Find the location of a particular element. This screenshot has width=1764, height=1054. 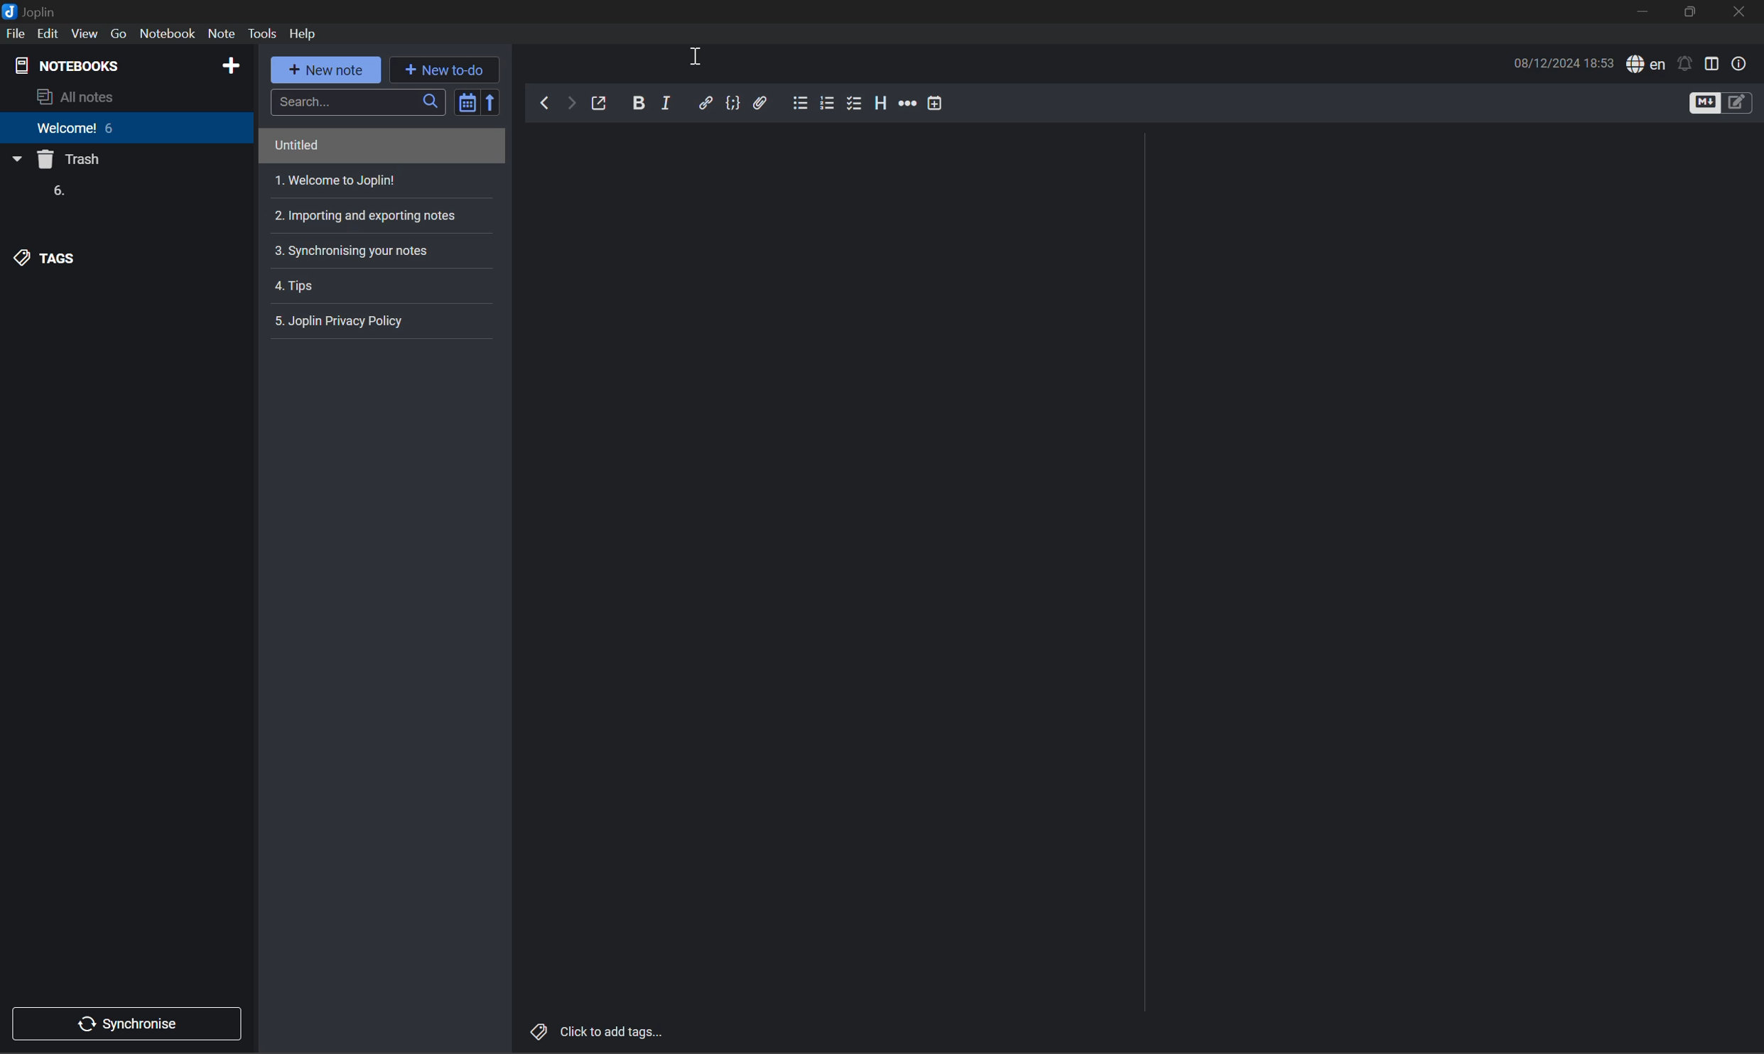

New note is located at coordinates (330, 71).